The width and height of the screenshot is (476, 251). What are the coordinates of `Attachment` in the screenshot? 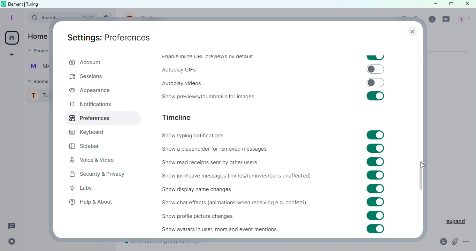 It's located at (455, 242).